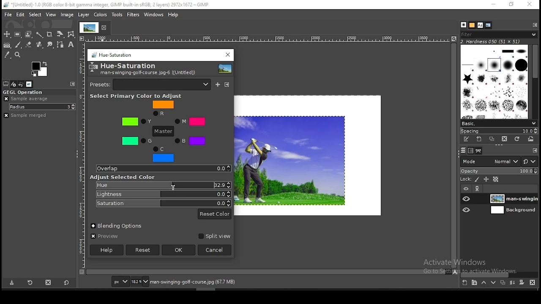 This screenshot has width=541, height=304. What do you see at coordinates (42, 107) in the screenshot?
I see `radius` at bounding box center [42, 107].